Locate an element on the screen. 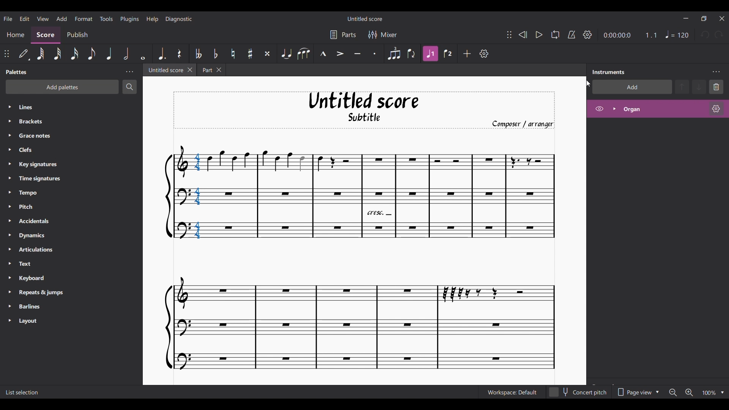  Flip direction is located at coordinates (412, 54).